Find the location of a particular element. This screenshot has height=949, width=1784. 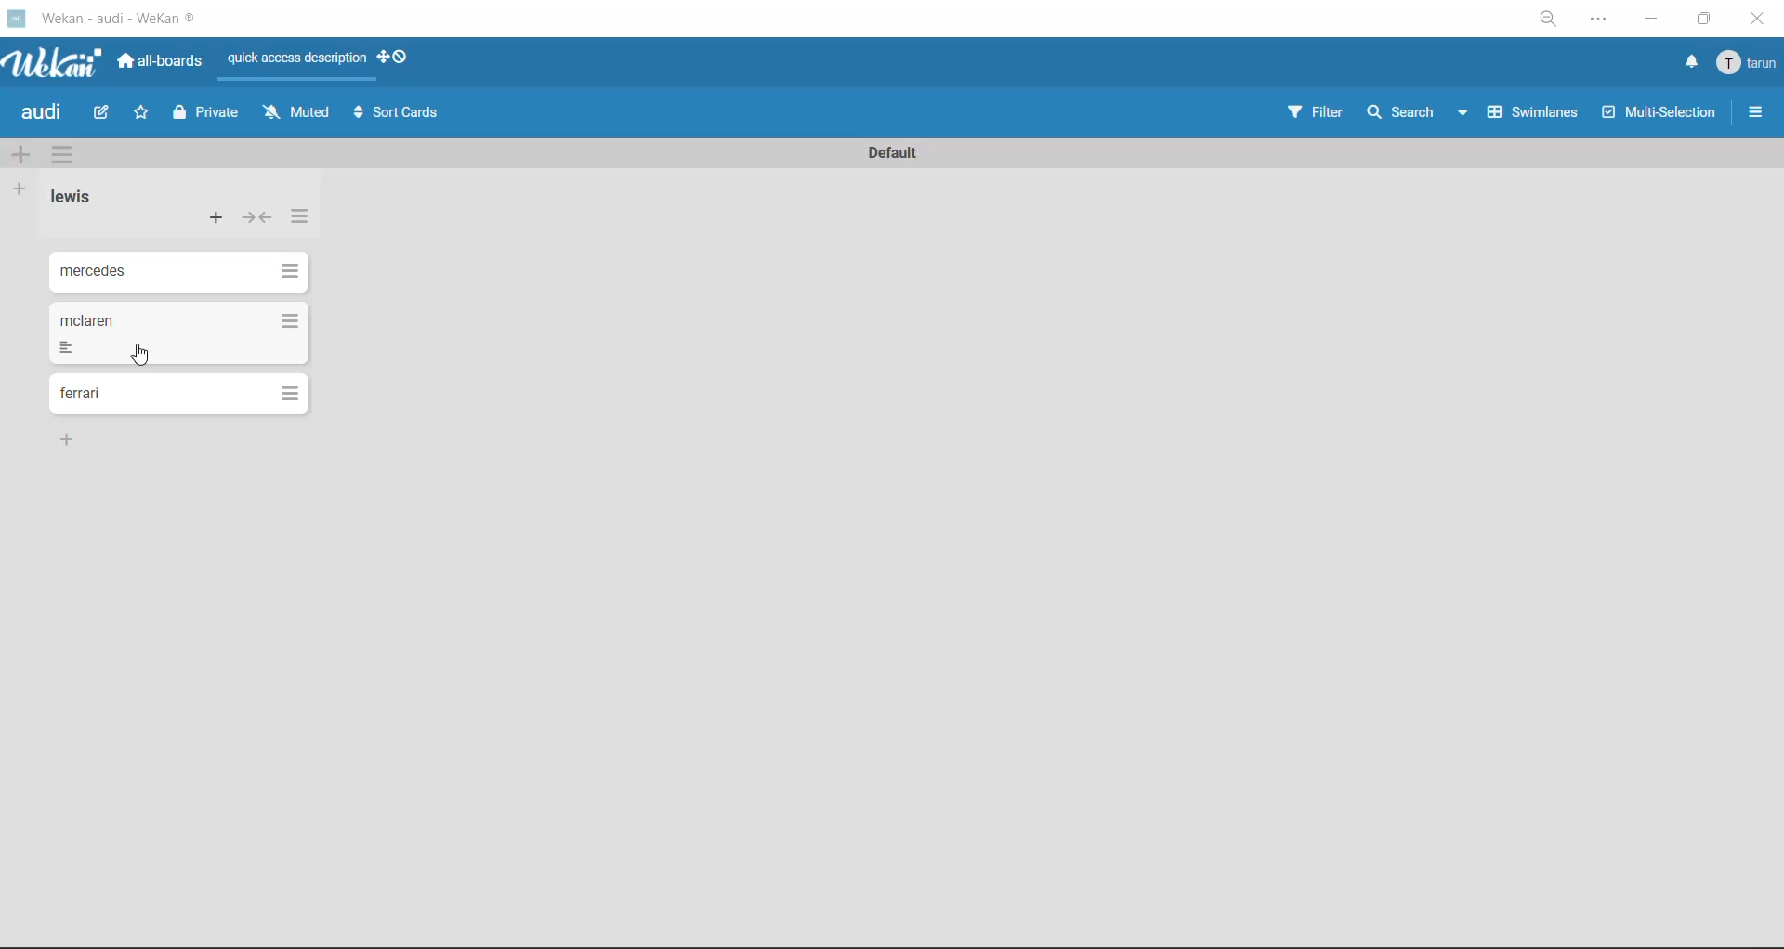

cursor is located at coordinates (143, 356).